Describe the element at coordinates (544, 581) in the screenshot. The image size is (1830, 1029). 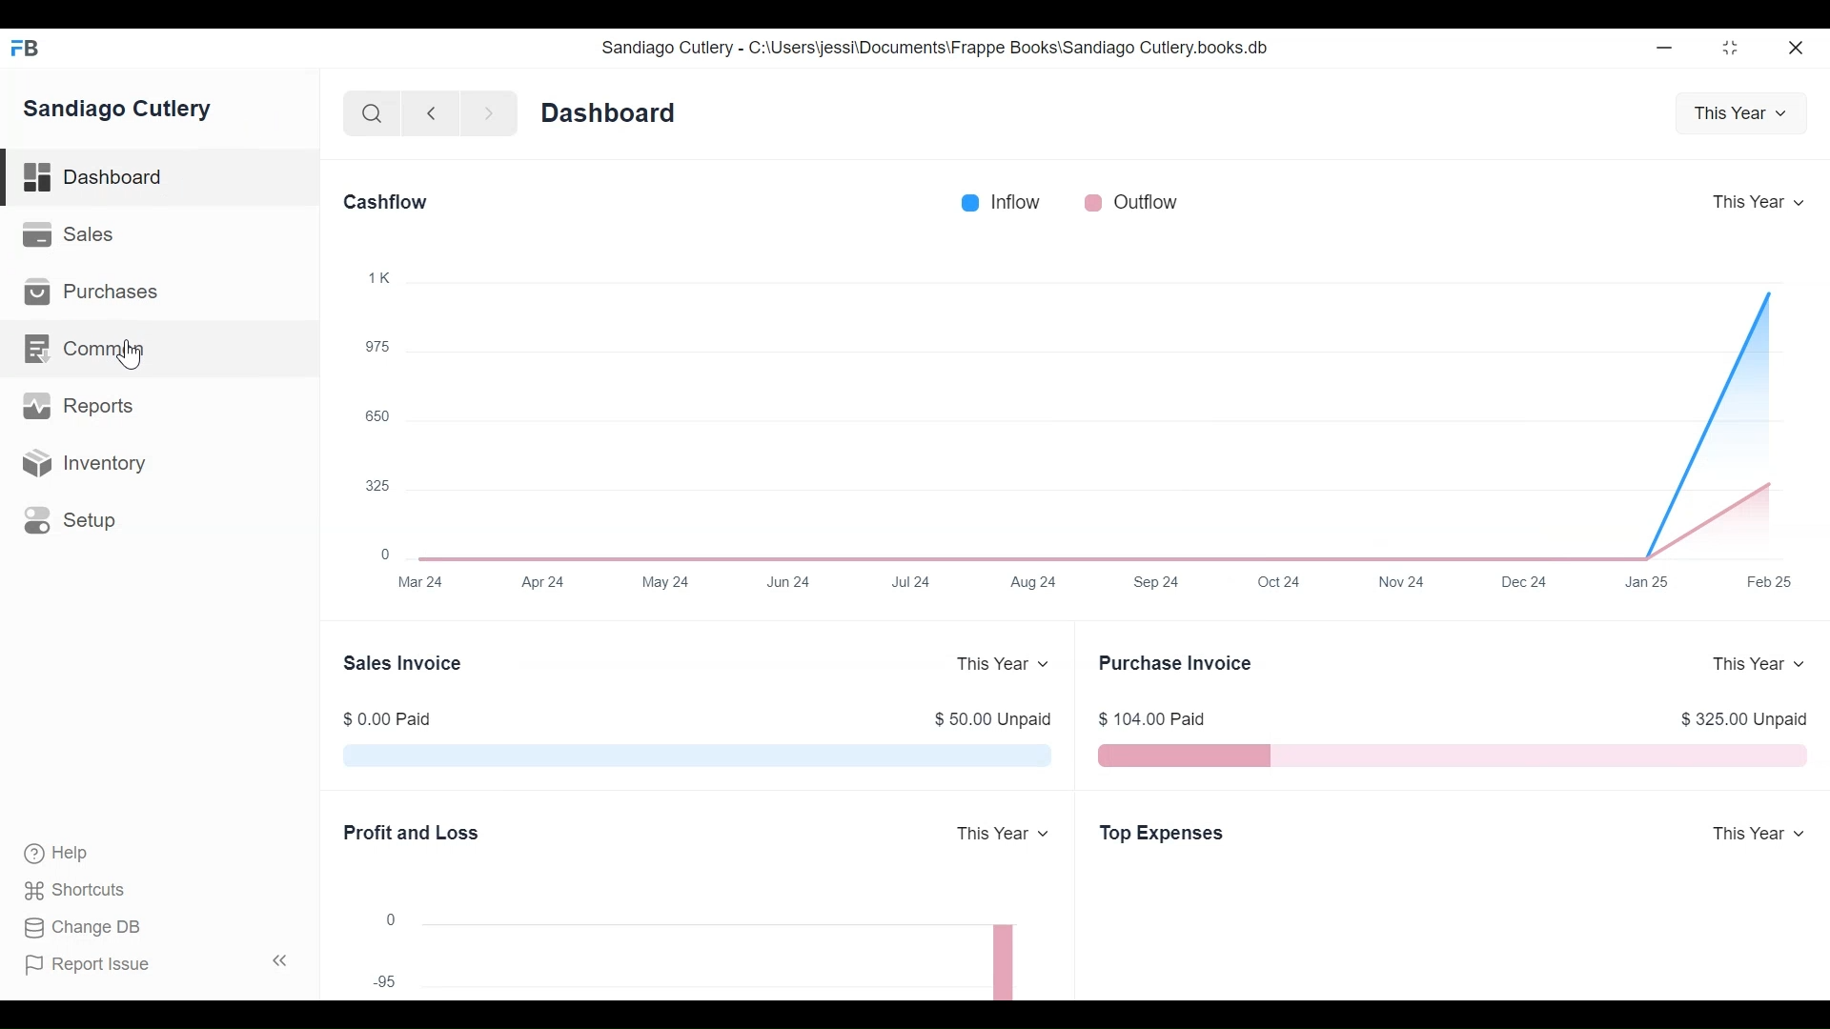
I see `Apr 24` at that location.